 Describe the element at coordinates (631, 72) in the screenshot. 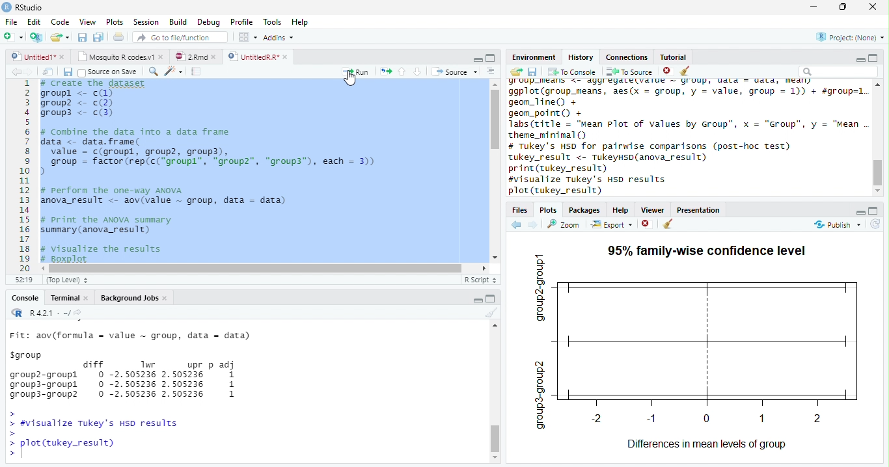

I see `To source` at that location.